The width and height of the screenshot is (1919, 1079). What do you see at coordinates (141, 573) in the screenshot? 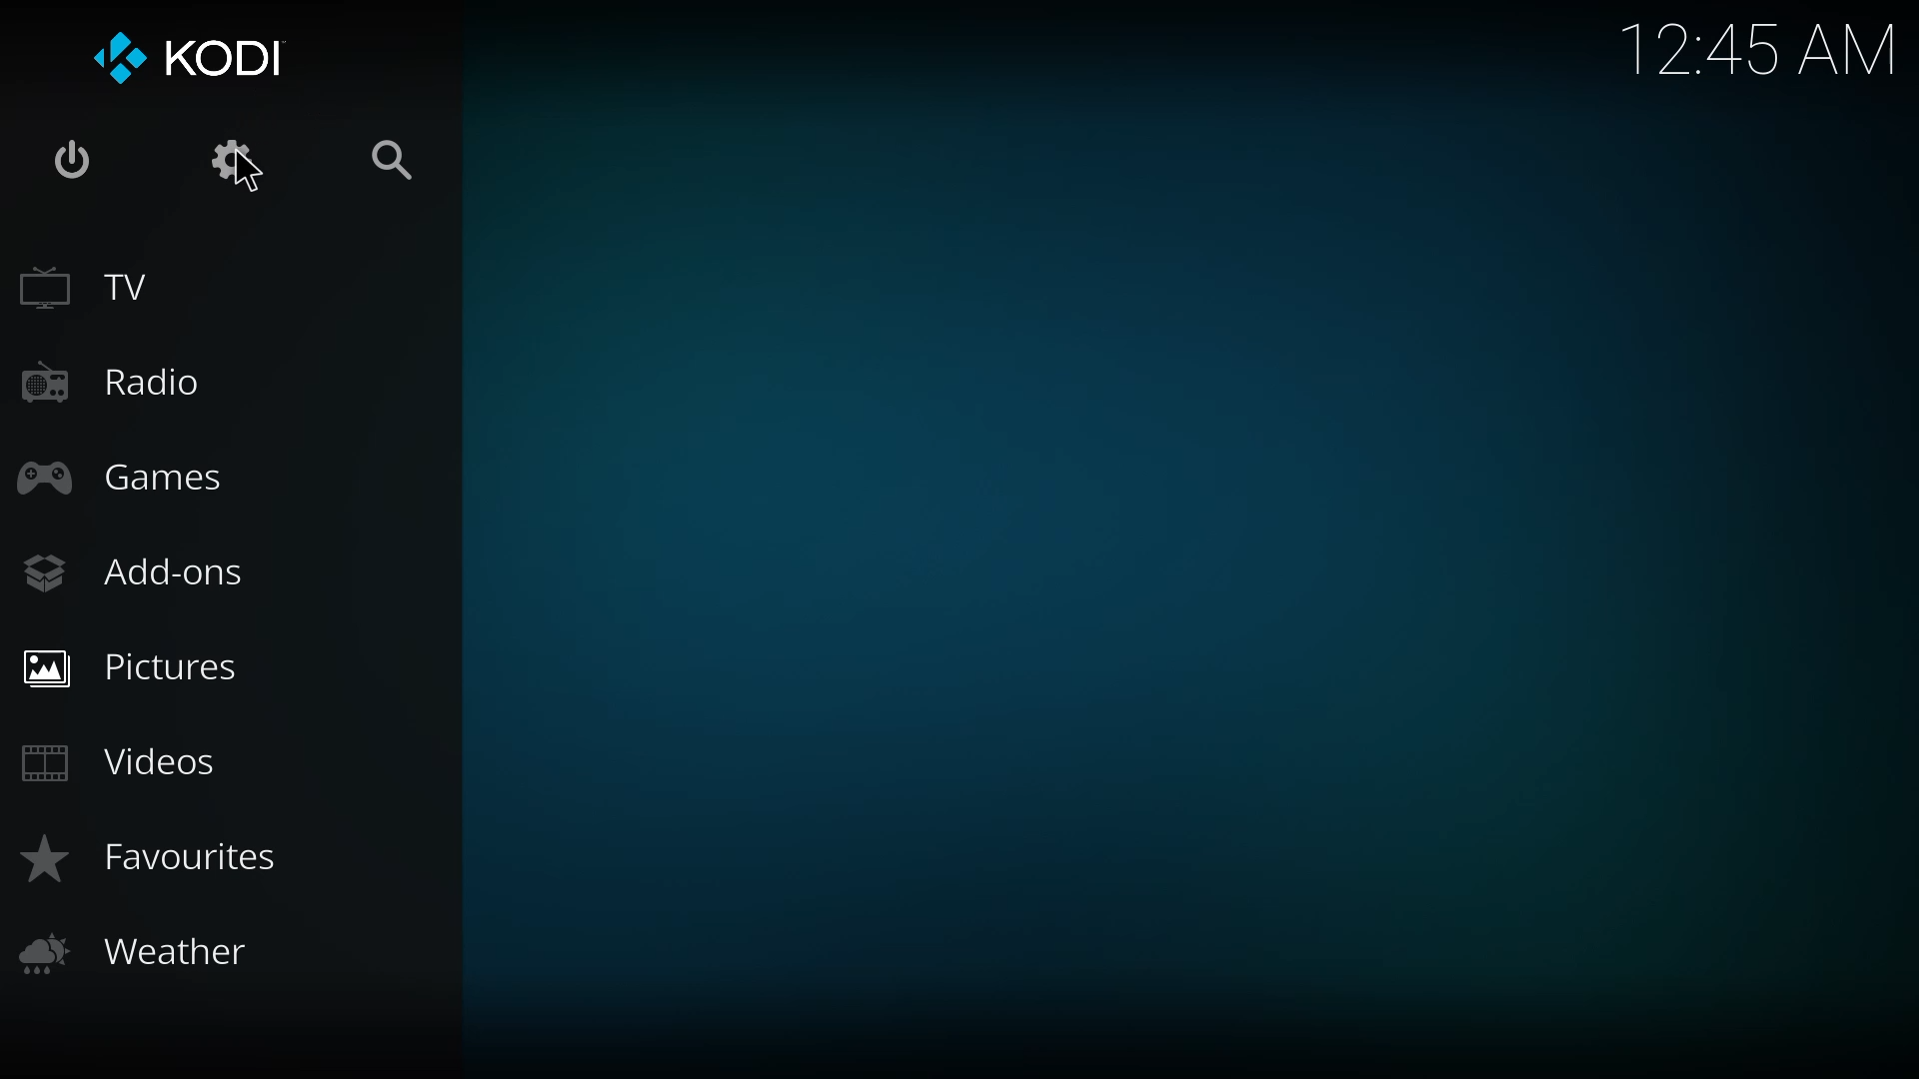
I see `add-ons` at bounding box center [141, 573].